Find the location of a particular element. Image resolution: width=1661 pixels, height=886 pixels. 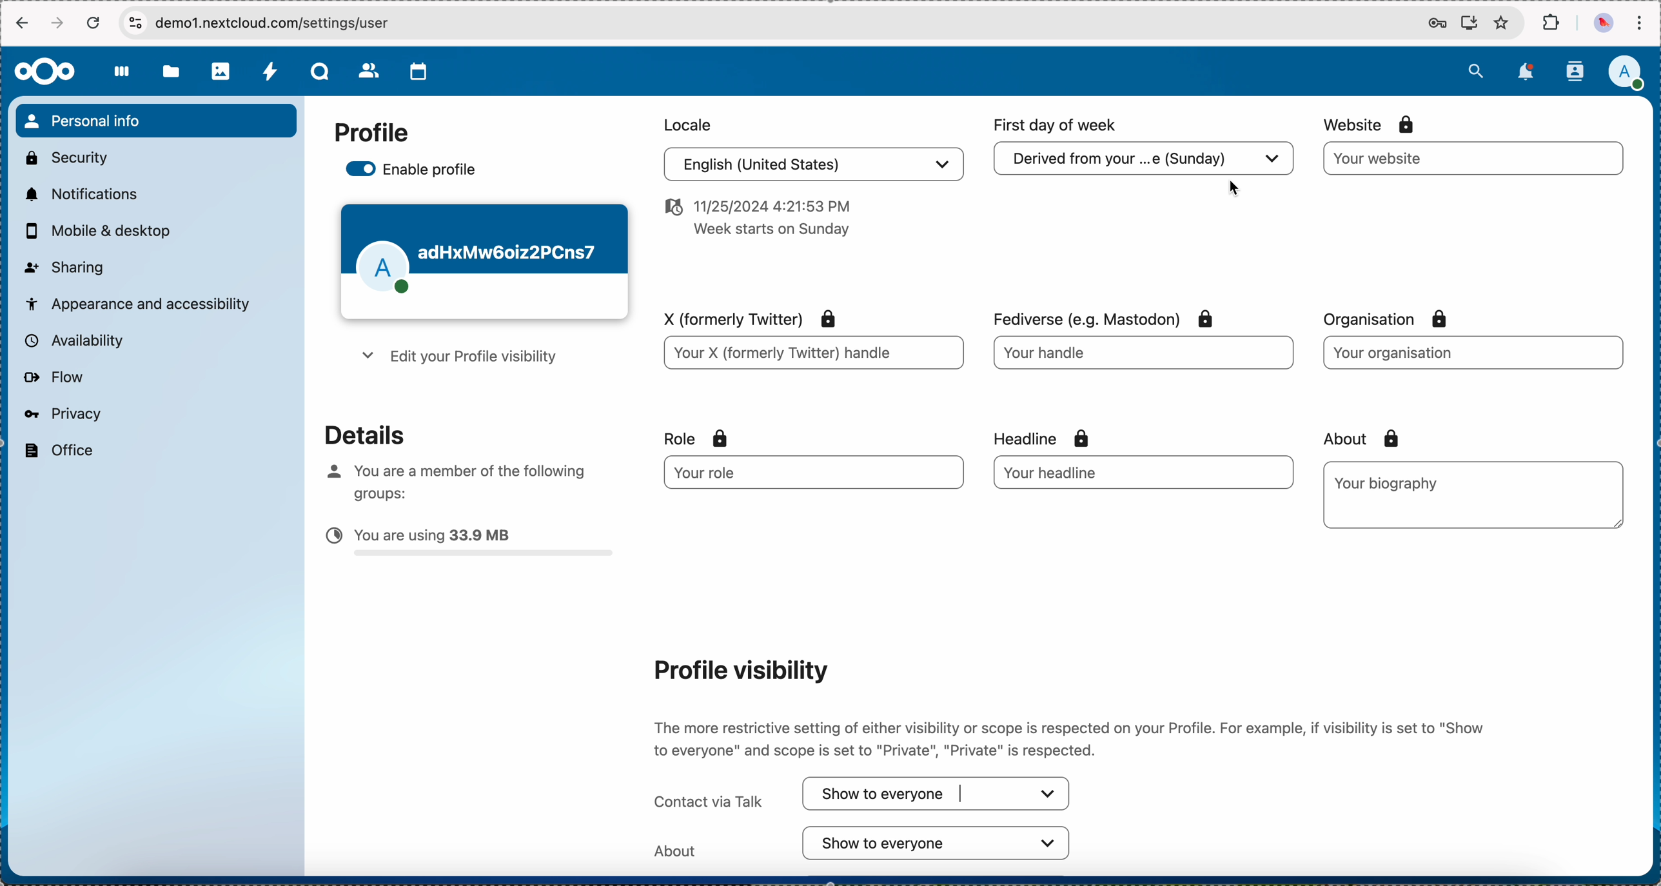

appearance and accessibility is located at coordinates (139, 302).